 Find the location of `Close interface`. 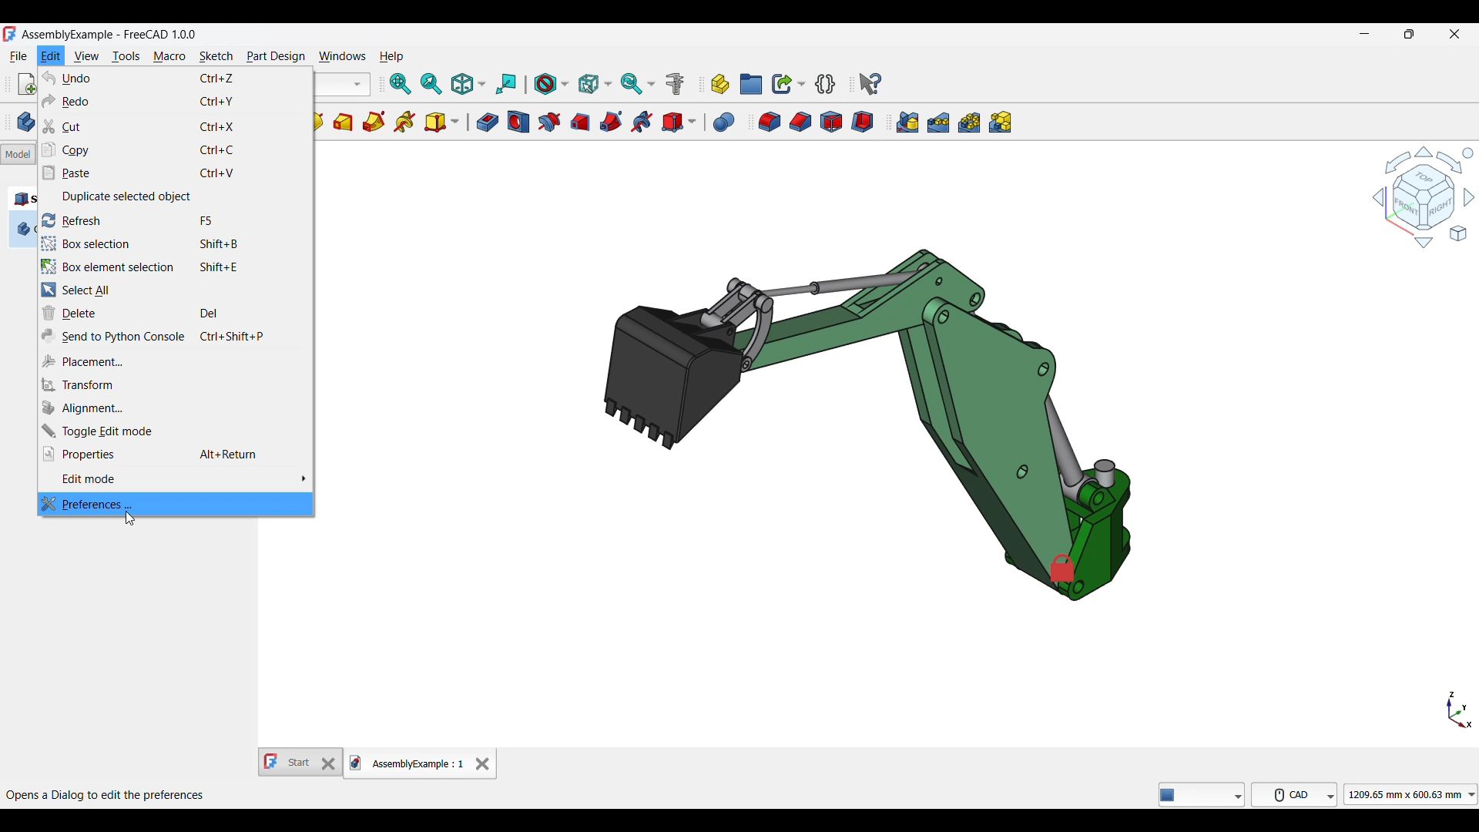

Close interface is located at coordinates (1455, 34).